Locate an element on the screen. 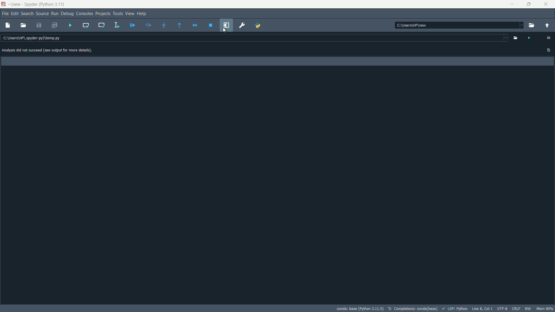  run current cell and go to the next one is located at coordinates (100, 25).